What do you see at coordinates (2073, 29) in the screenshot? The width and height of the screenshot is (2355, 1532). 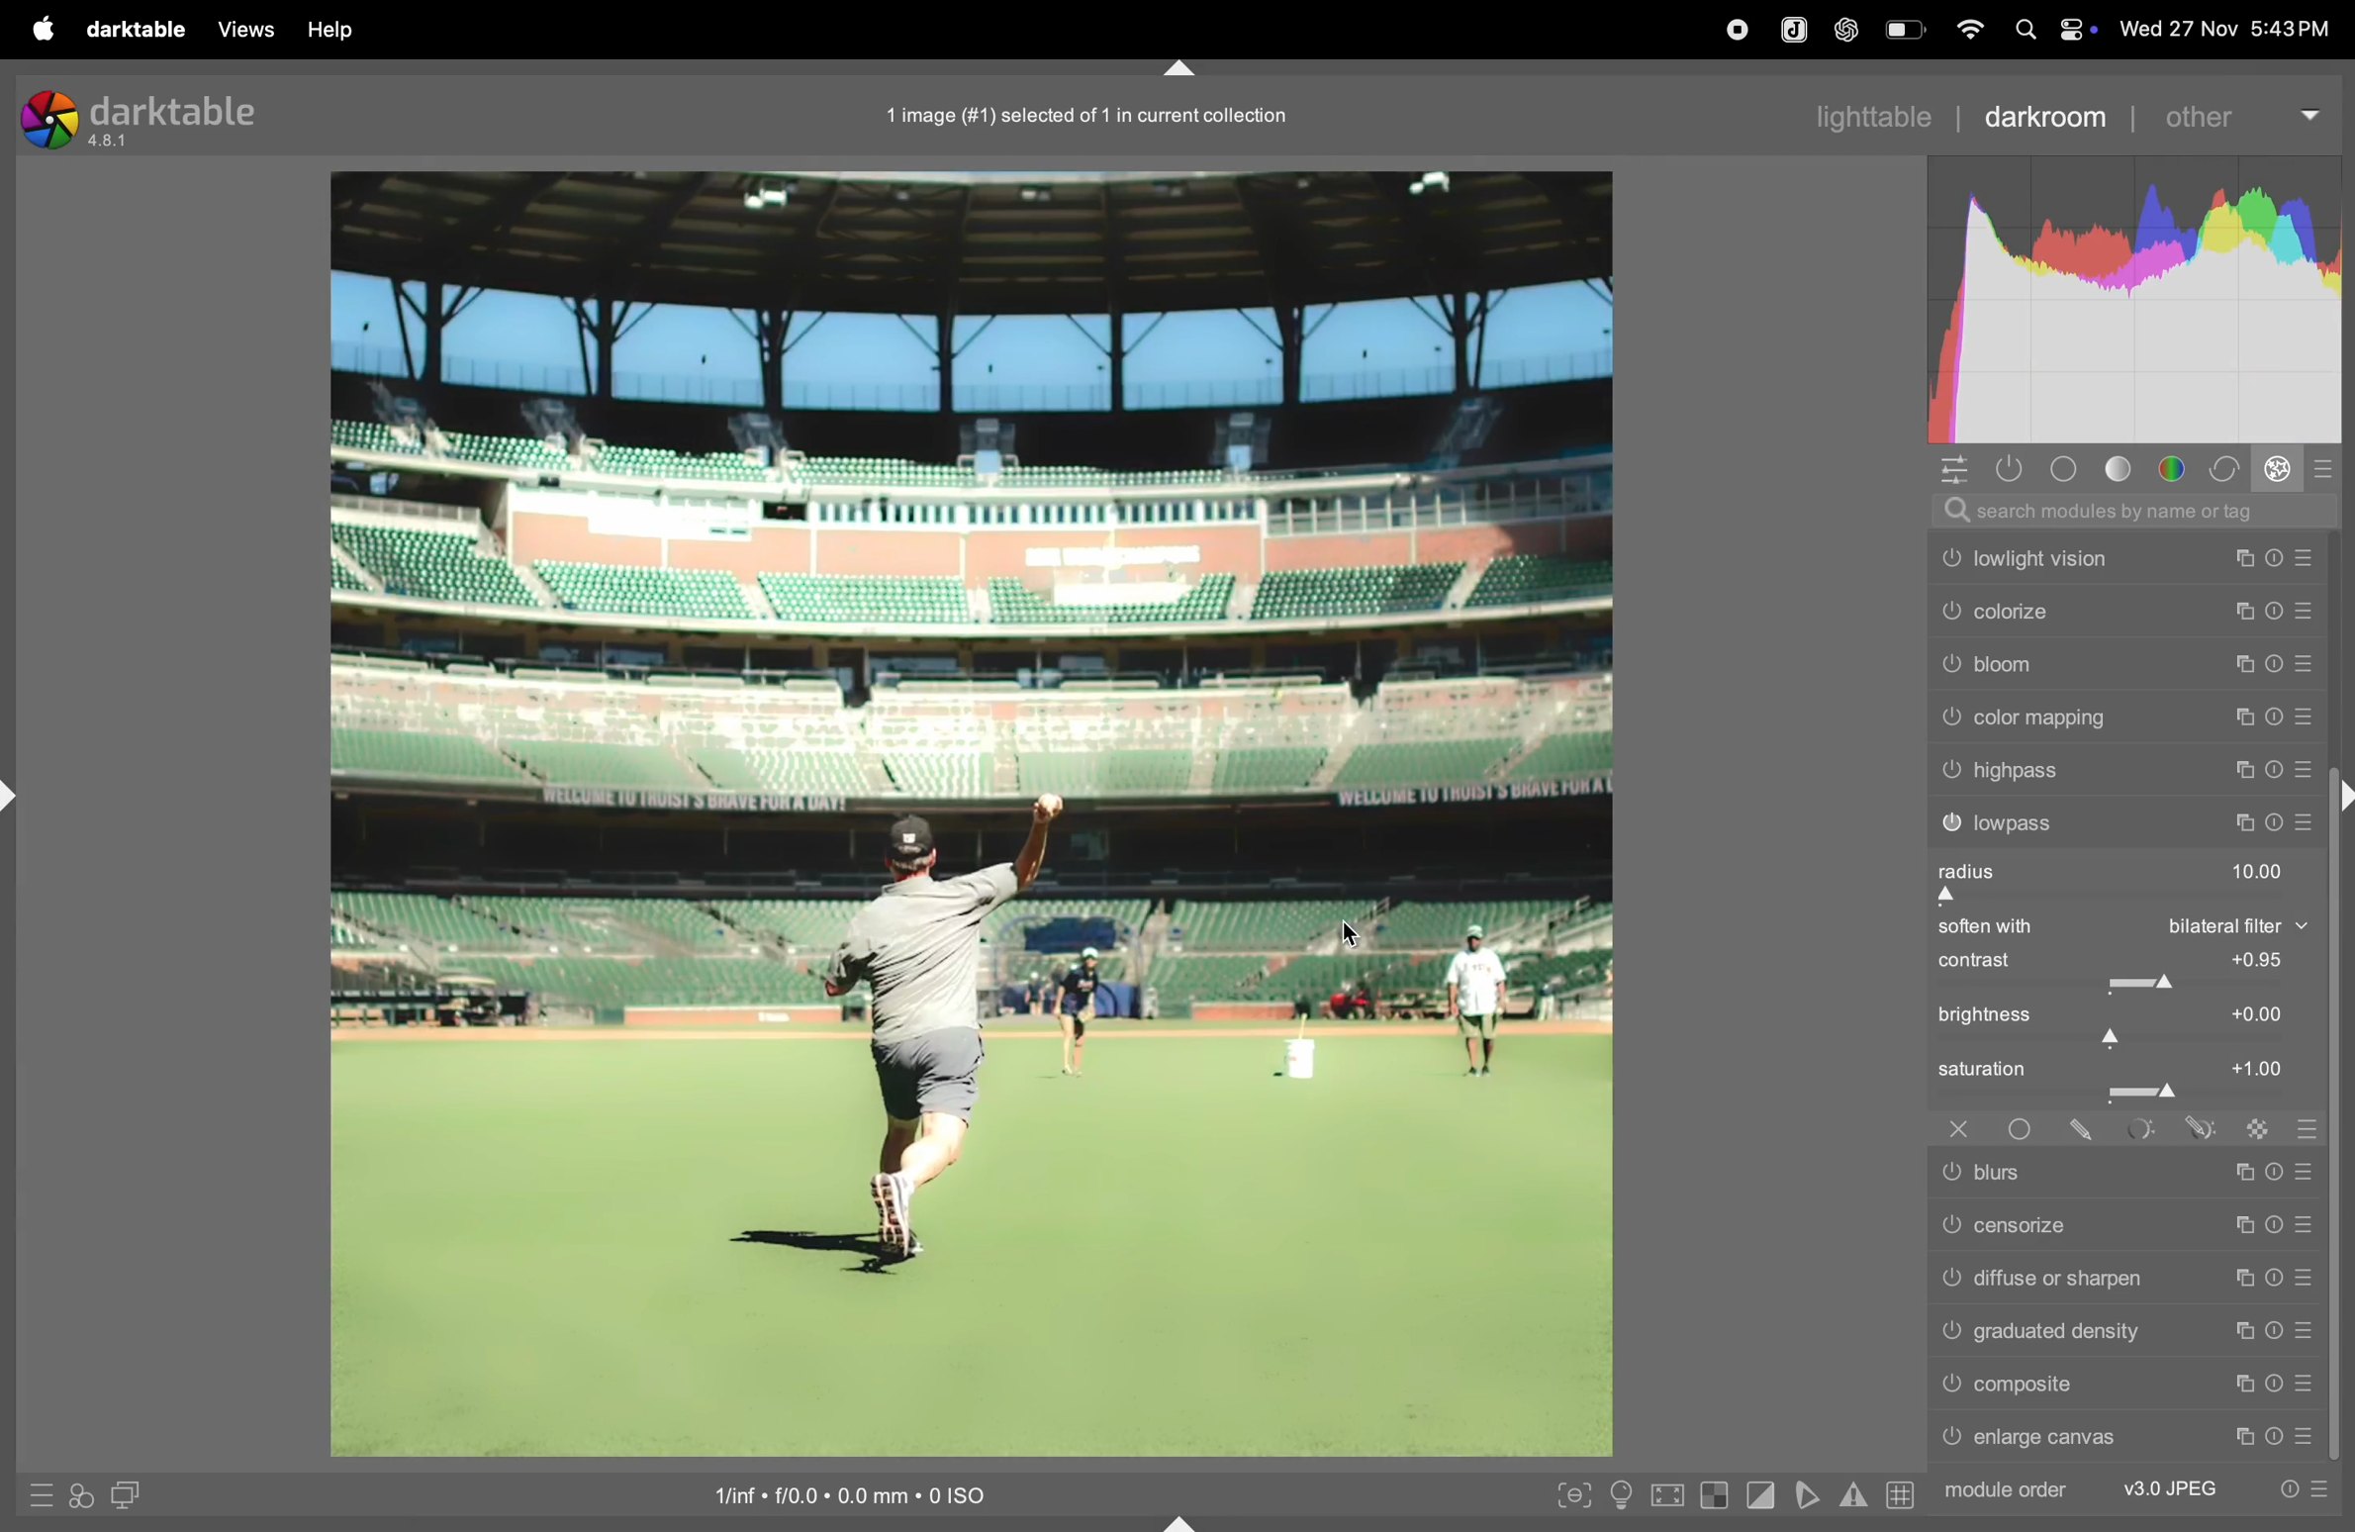 I see `apple widgets` at bounding box center [2073, 29].